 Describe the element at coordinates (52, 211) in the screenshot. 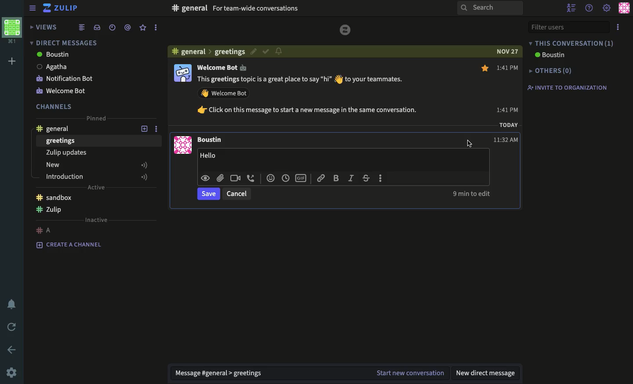

I see `zulip` at that location.